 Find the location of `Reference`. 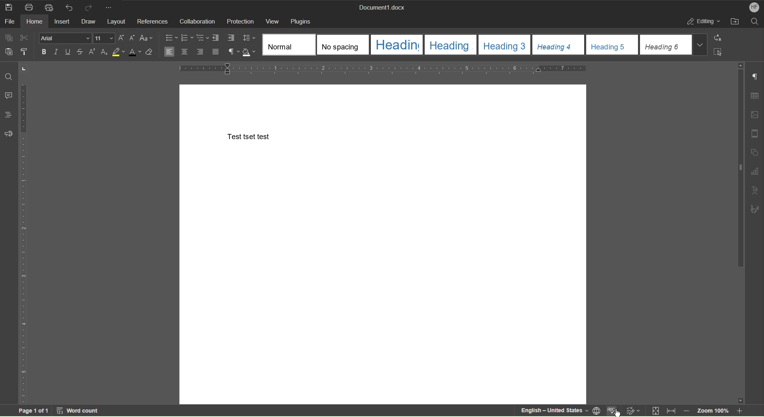

Reference is located at coordinates (153, 21).